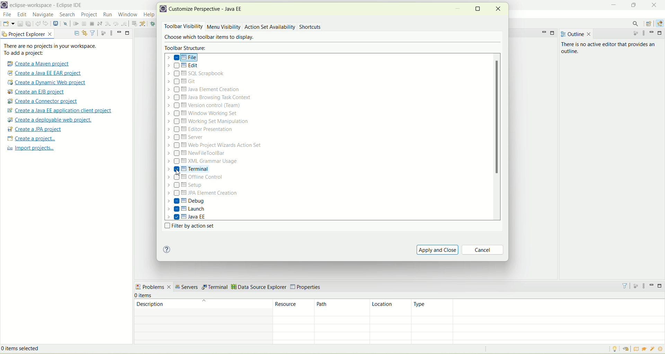 This screenshot has width=665, height=354. I want to click on resume, so click(76, 25).